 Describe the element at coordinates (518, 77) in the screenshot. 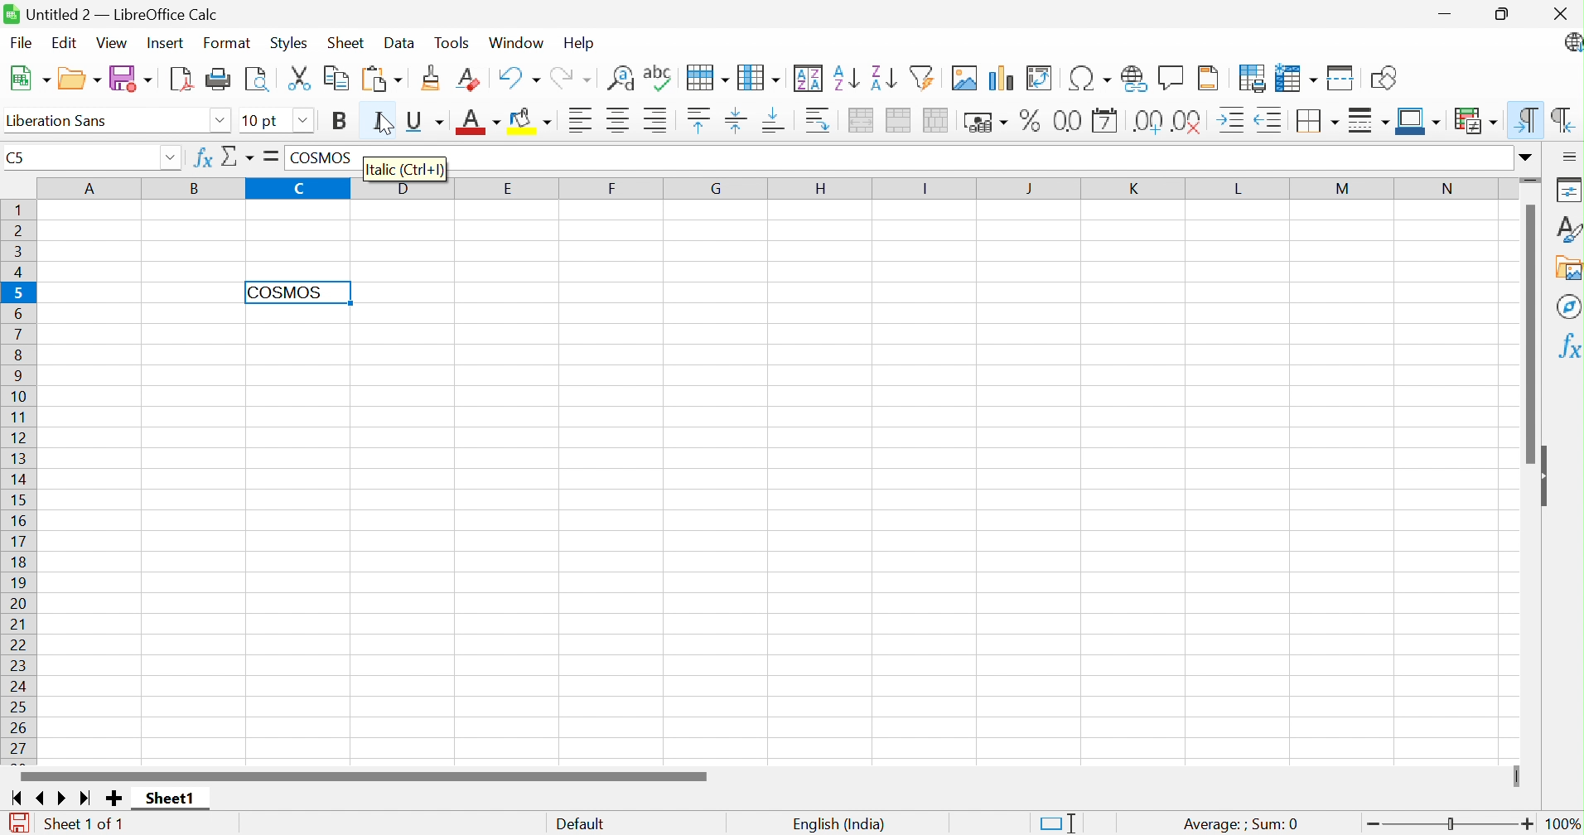

I see `Undo` at that location.